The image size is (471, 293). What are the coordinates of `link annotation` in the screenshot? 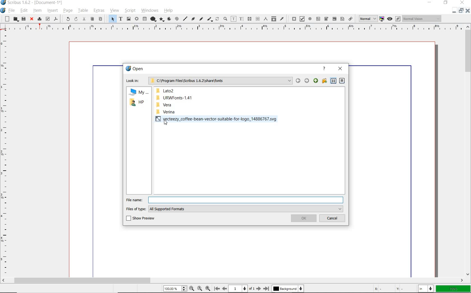 It's located at (350, 19).